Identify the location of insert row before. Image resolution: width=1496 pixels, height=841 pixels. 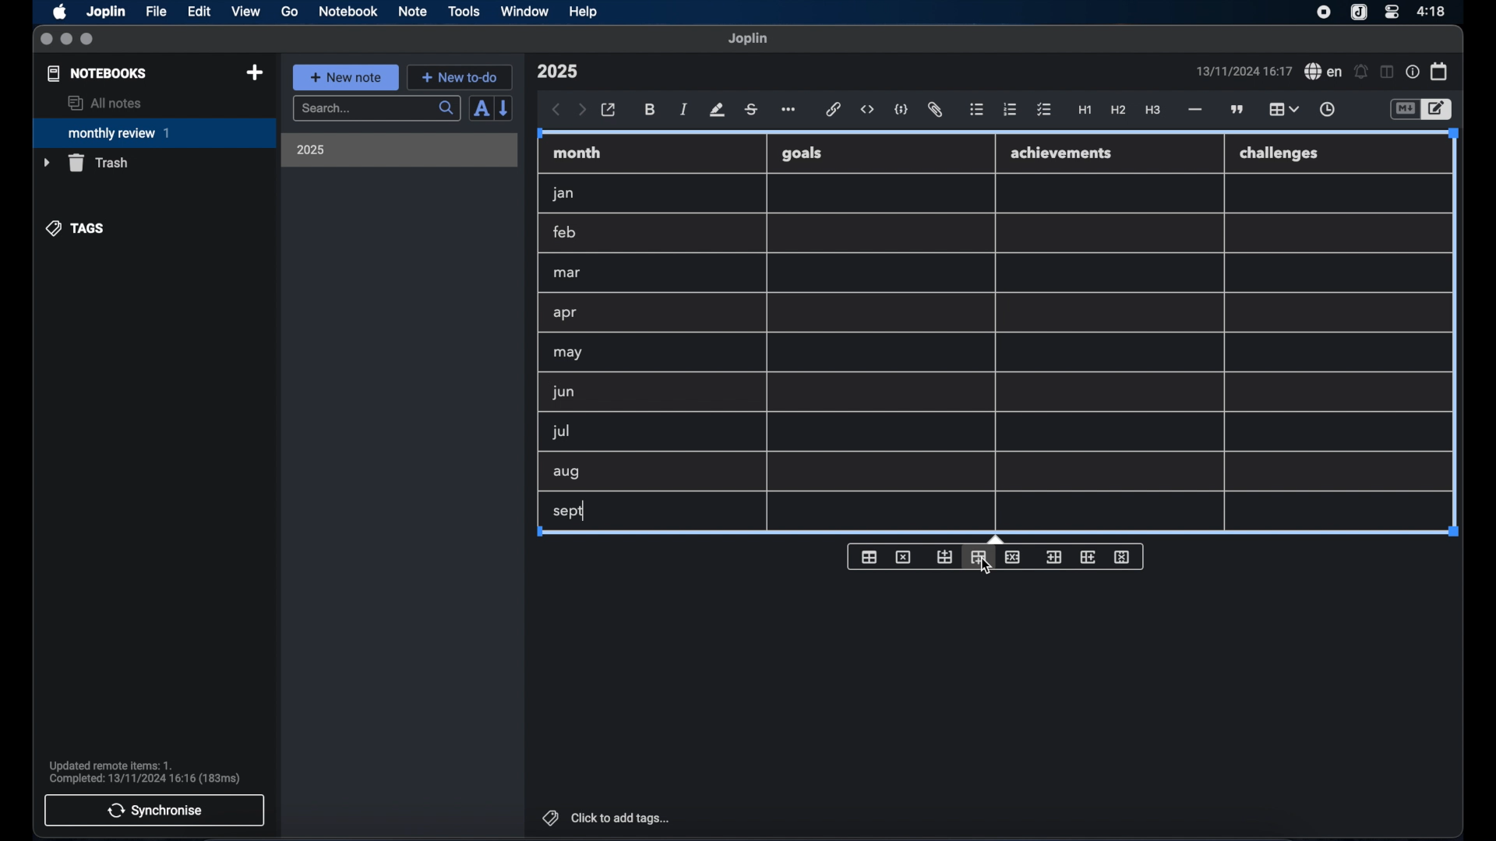
(945, 558).